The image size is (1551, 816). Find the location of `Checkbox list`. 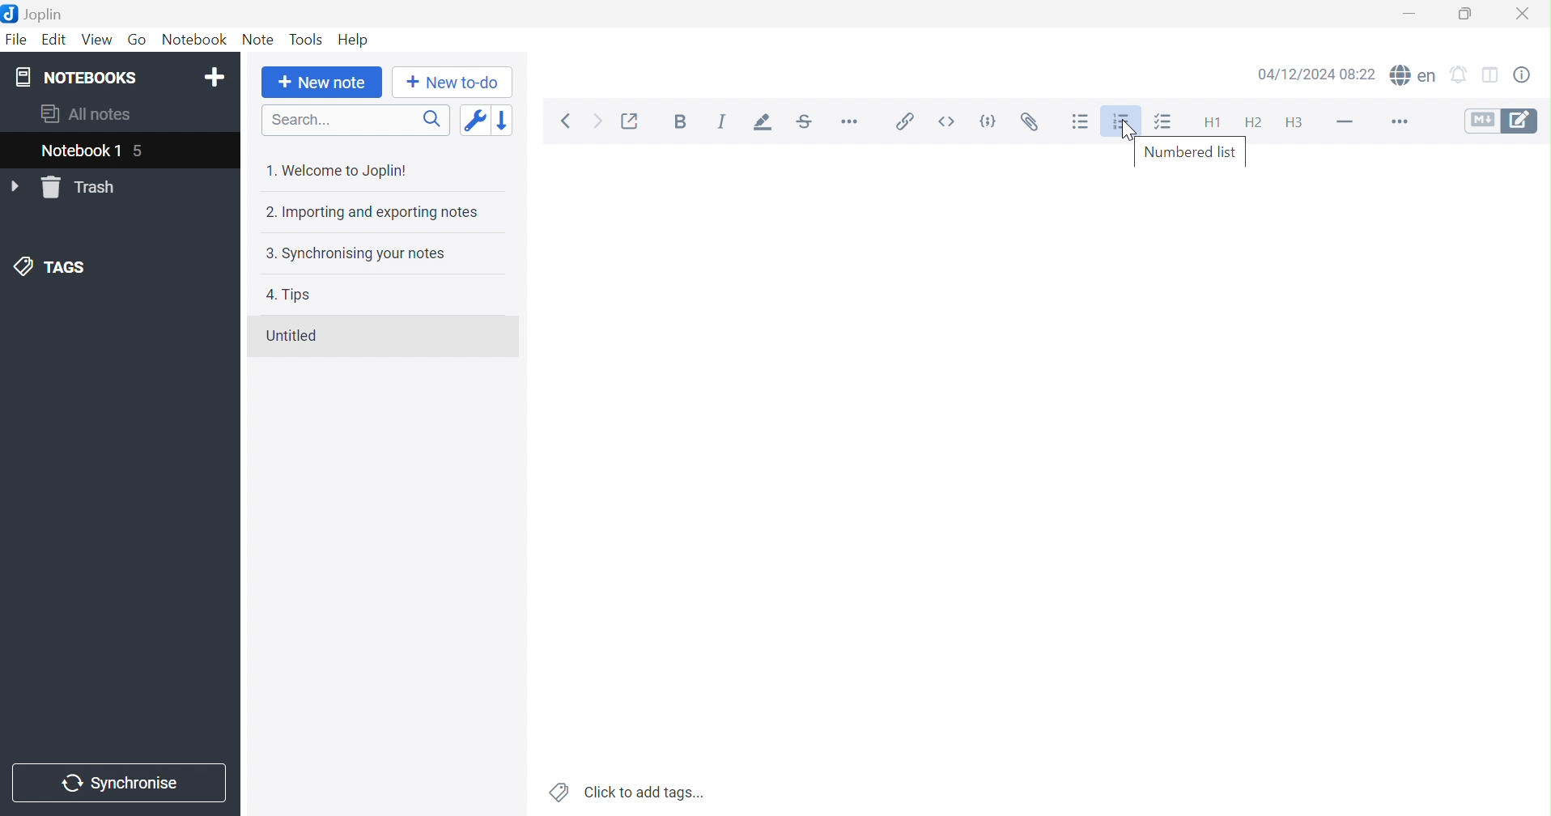

Checkbox list is located at coordinates (1167, 121).